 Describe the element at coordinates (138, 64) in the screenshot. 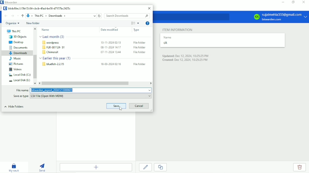

I see `File folder` at that location.